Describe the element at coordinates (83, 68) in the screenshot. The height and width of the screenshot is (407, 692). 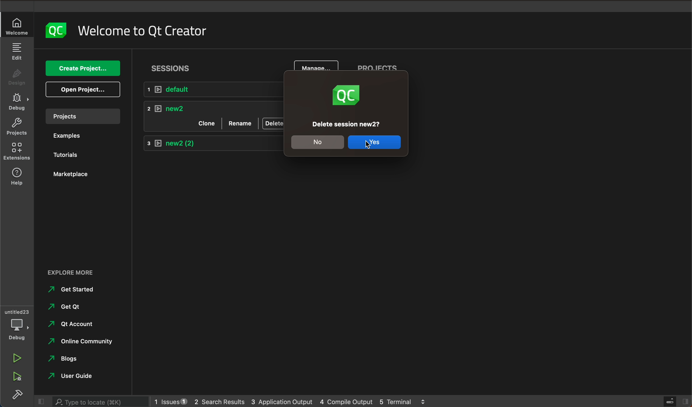
I see `create` at that location.